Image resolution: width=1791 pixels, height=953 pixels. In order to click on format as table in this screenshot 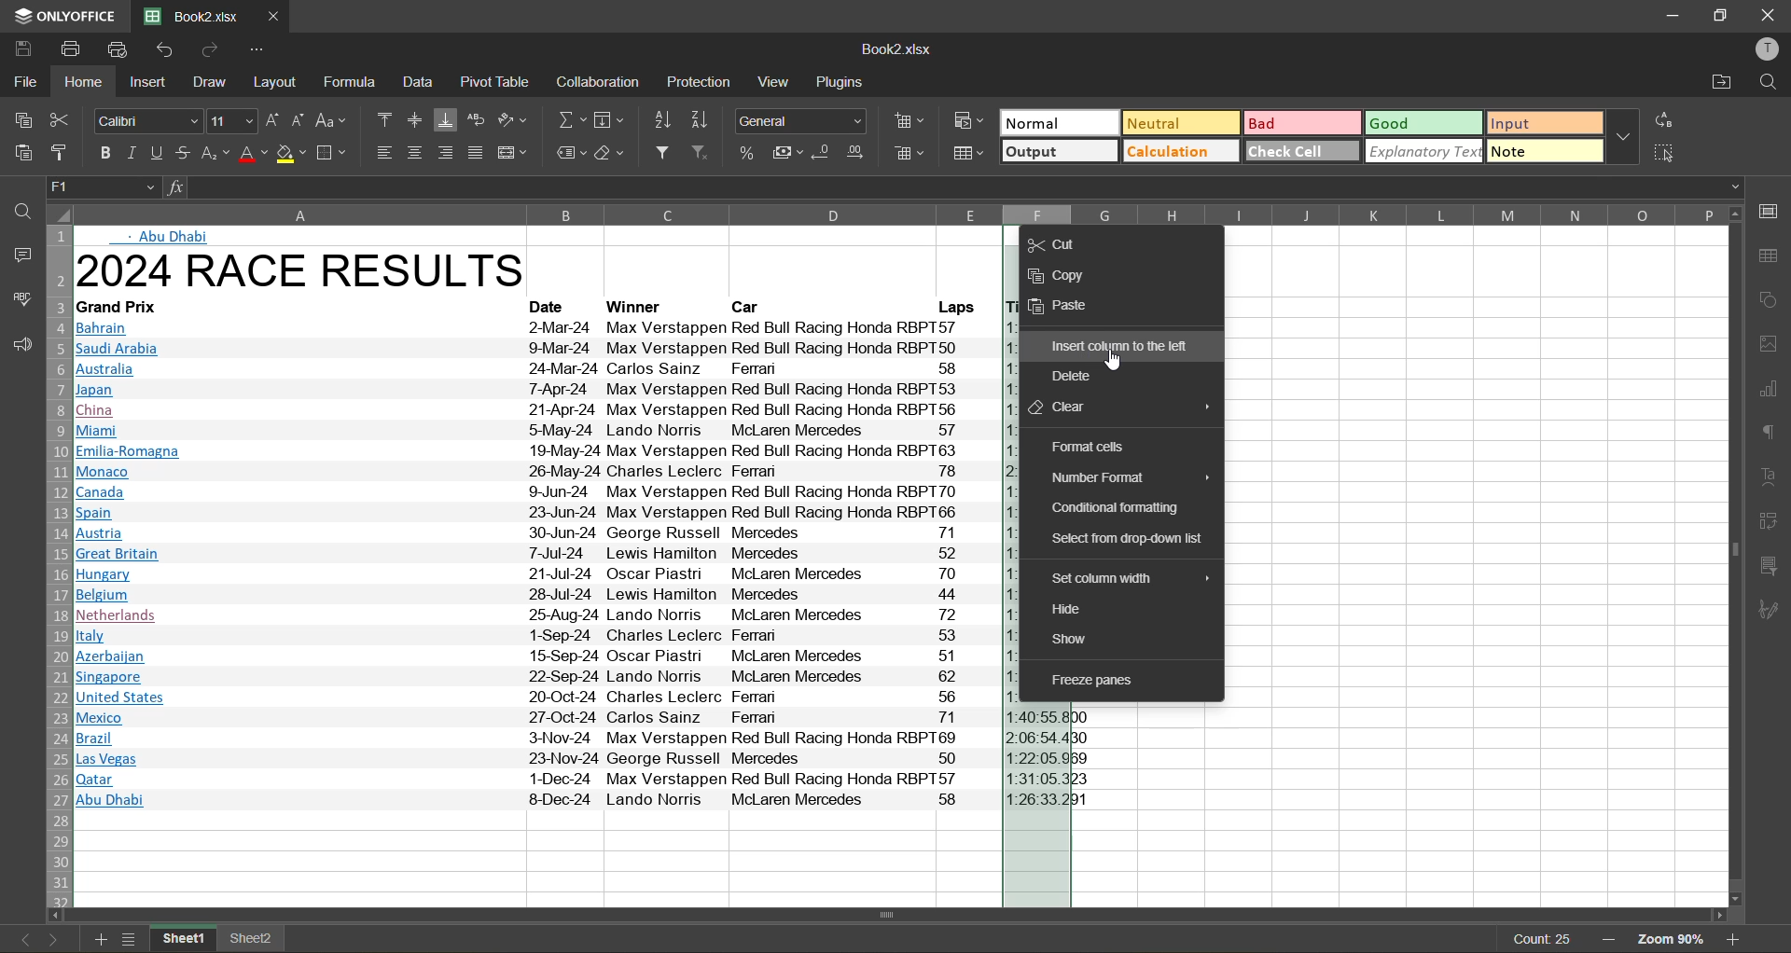, I will do `click(967, 153)`.